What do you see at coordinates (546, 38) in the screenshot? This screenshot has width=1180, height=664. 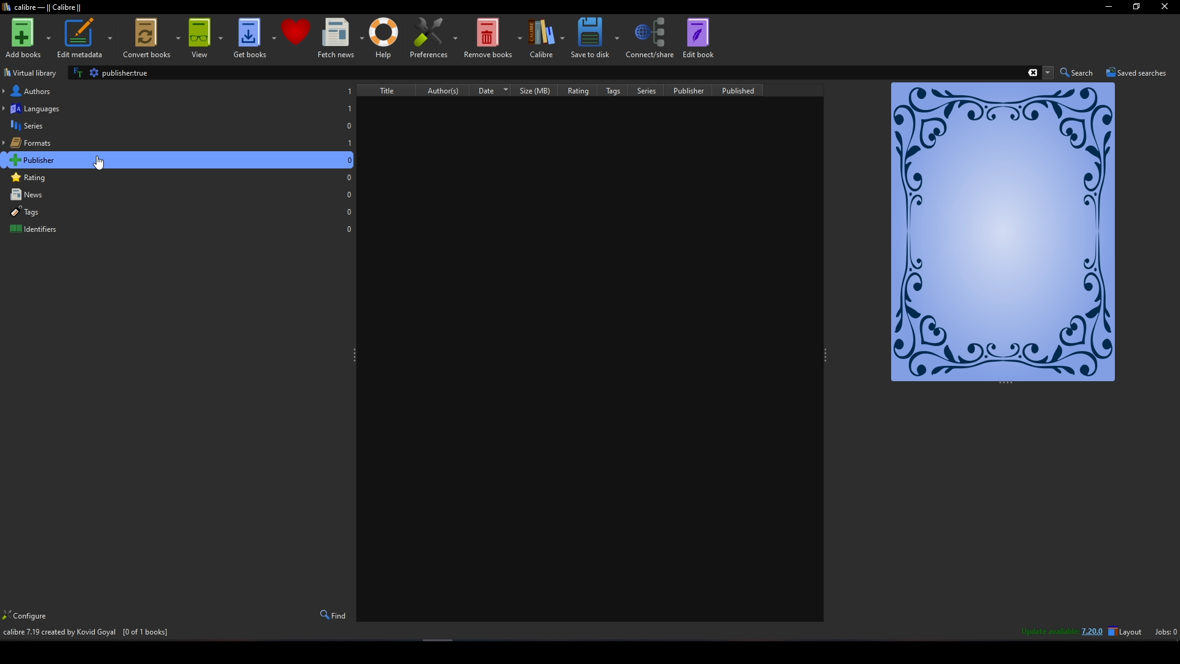 I see `Calibre` at bounding box center [546, 38].